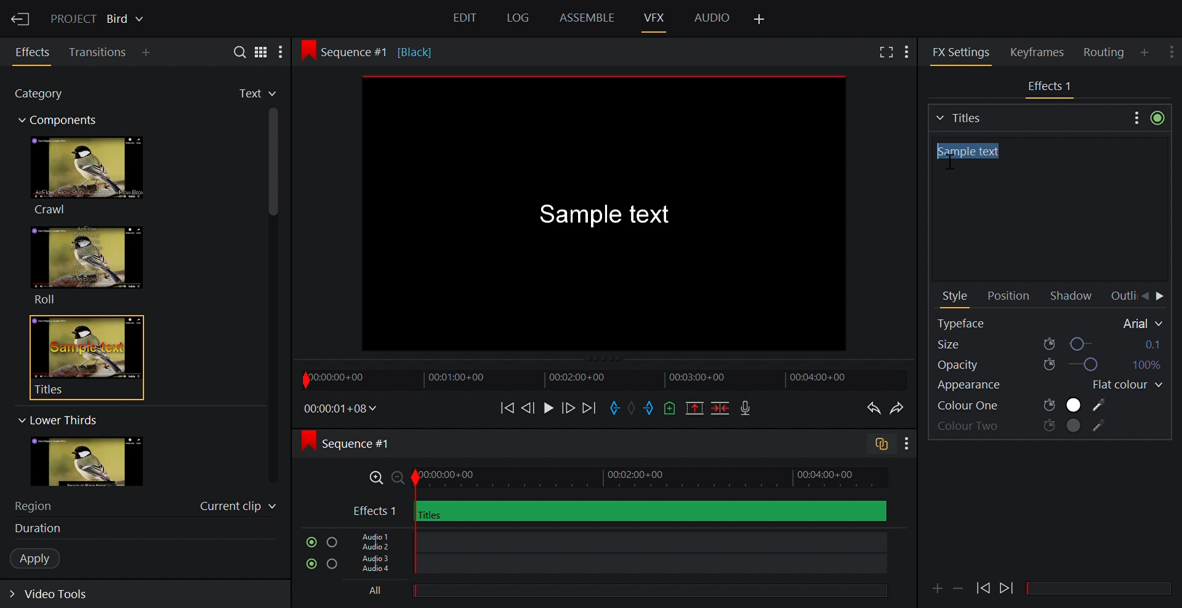 This screenshot has height=608, width=1182. What do you see at coordinates (747, 409) in the screenshot?
I see `Record voice over` at bounding box center [747, 409].